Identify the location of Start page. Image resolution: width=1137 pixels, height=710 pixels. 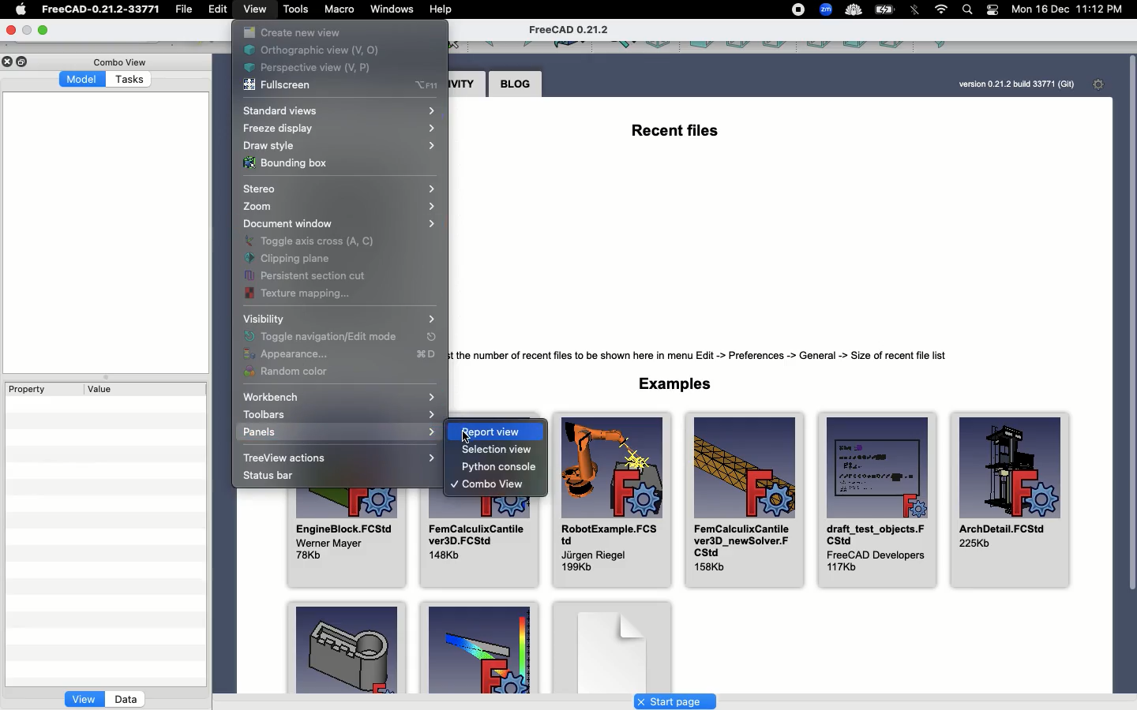
(675, 701).